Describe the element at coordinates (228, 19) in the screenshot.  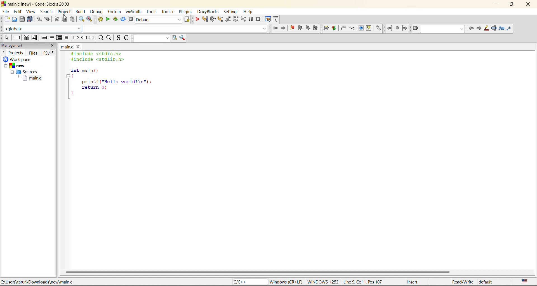
I see `step out` at that location.